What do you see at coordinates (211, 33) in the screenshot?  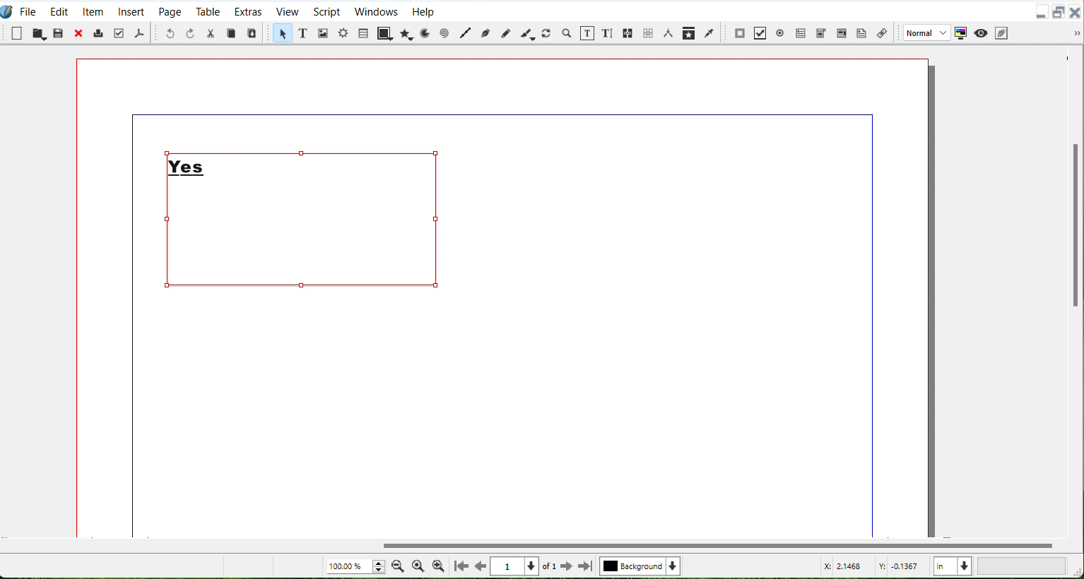 I see `Cut` at bounding box center [211, 33].